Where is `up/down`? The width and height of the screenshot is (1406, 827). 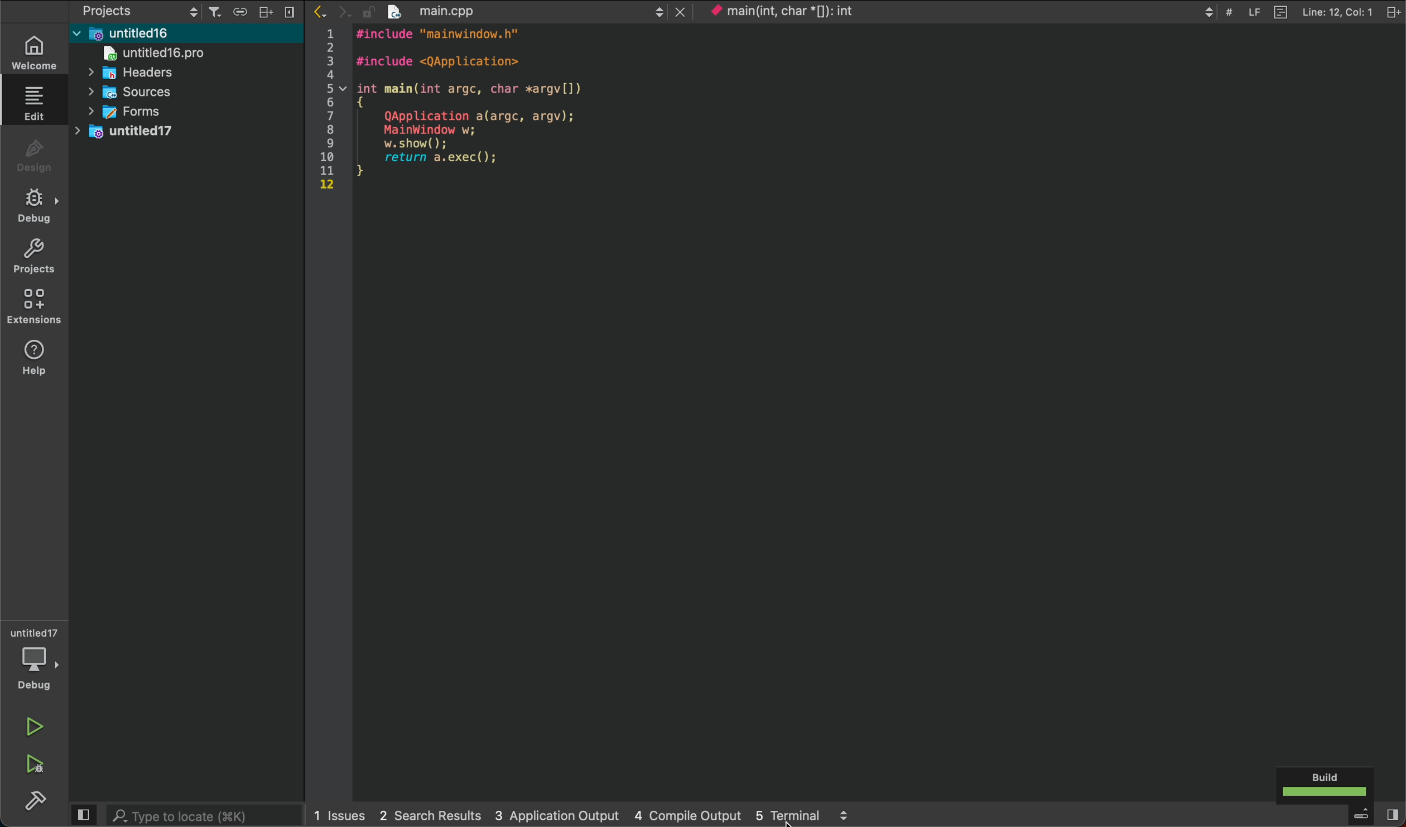 up/down is located at coordinates (843, 815).